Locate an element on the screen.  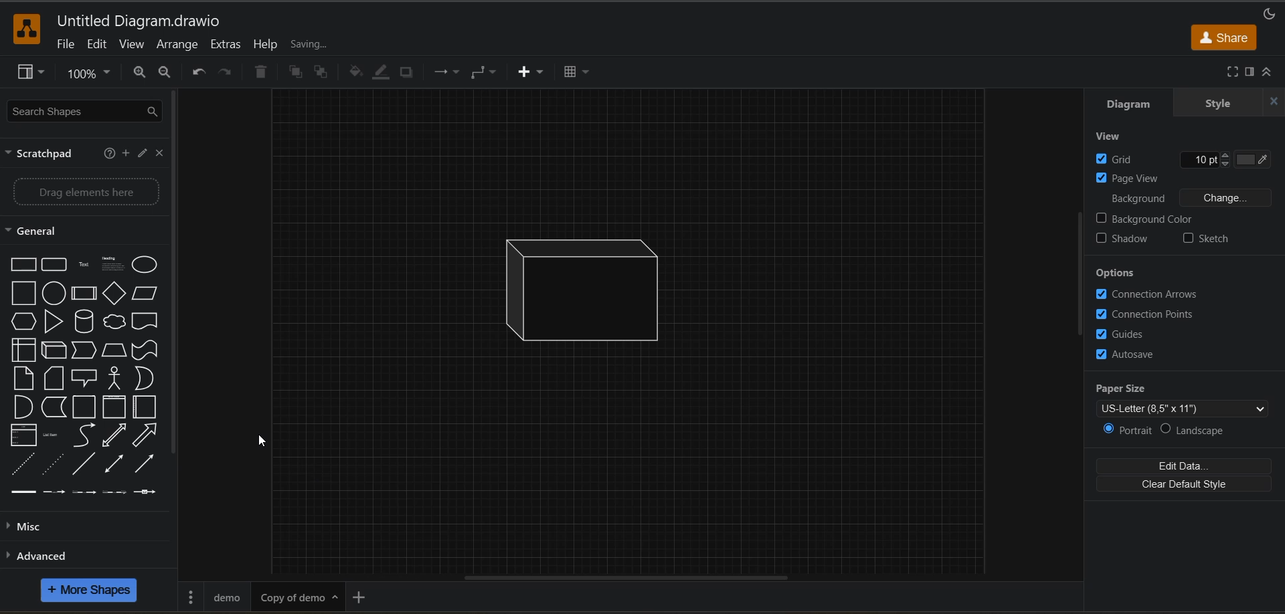
shapes is located at coordinates (83, 375).